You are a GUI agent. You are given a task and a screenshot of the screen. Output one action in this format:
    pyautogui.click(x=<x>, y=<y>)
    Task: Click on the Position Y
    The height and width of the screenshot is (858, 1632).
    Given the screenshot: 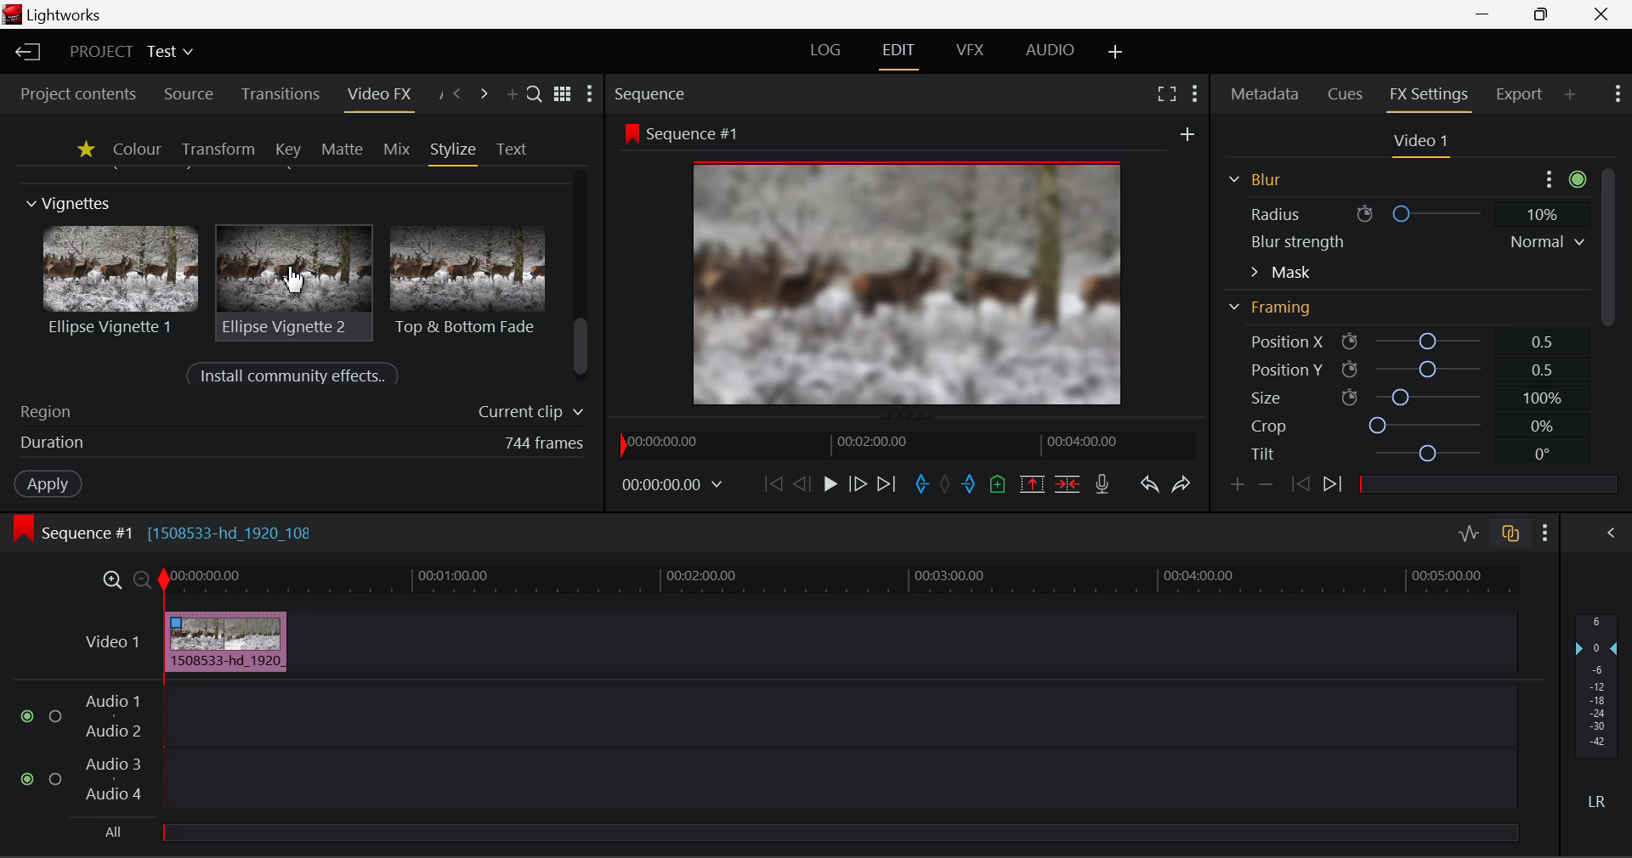 What is the action you would take?
    pyautogui.click(x=1399, y=369)
    